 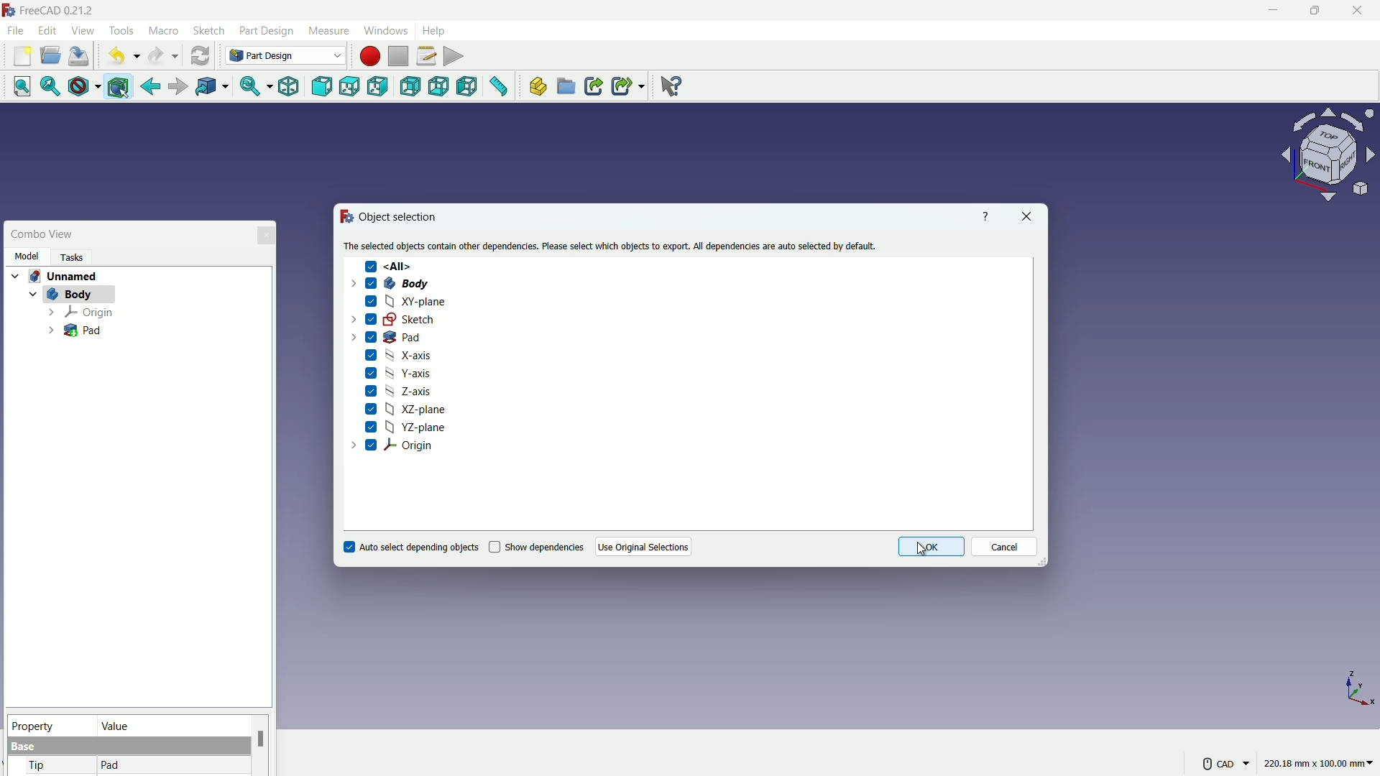 I want to click on CAD, so click(x=1224, y=762).